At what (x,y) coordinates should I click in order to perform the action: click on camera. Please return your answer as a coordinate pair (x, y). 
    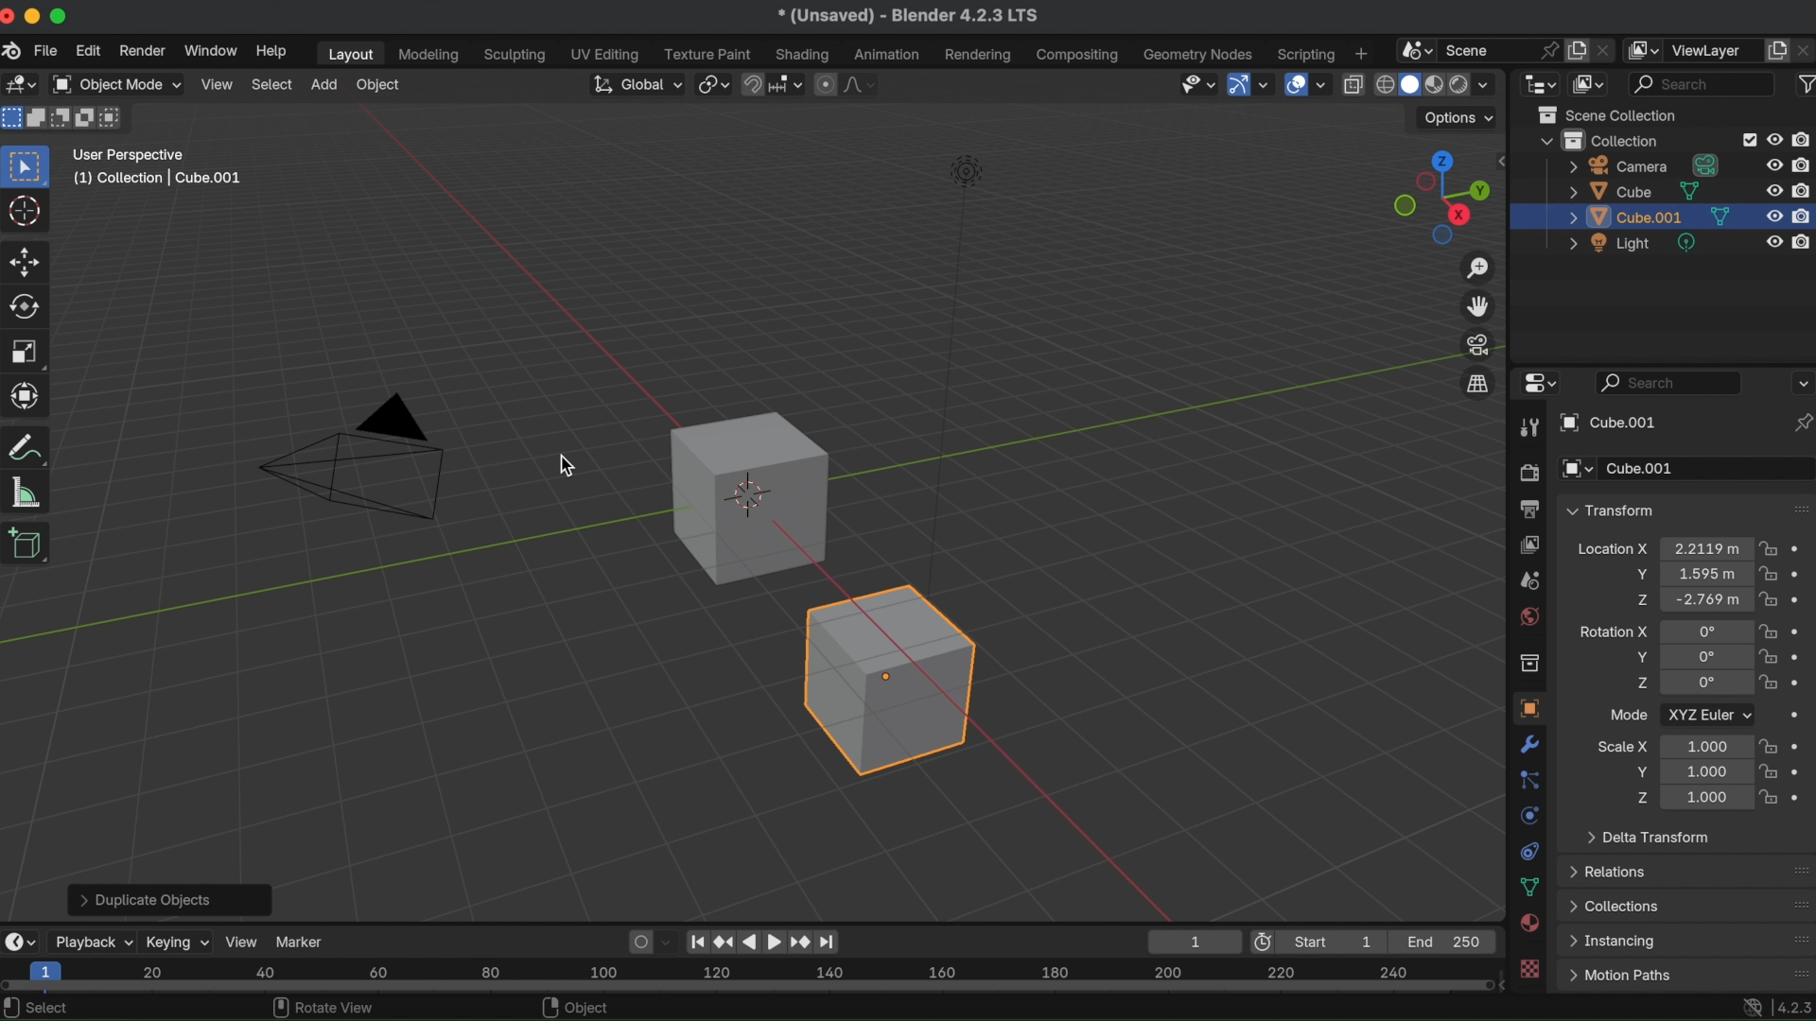
    Looking at the image, I should click on (1645, 165).